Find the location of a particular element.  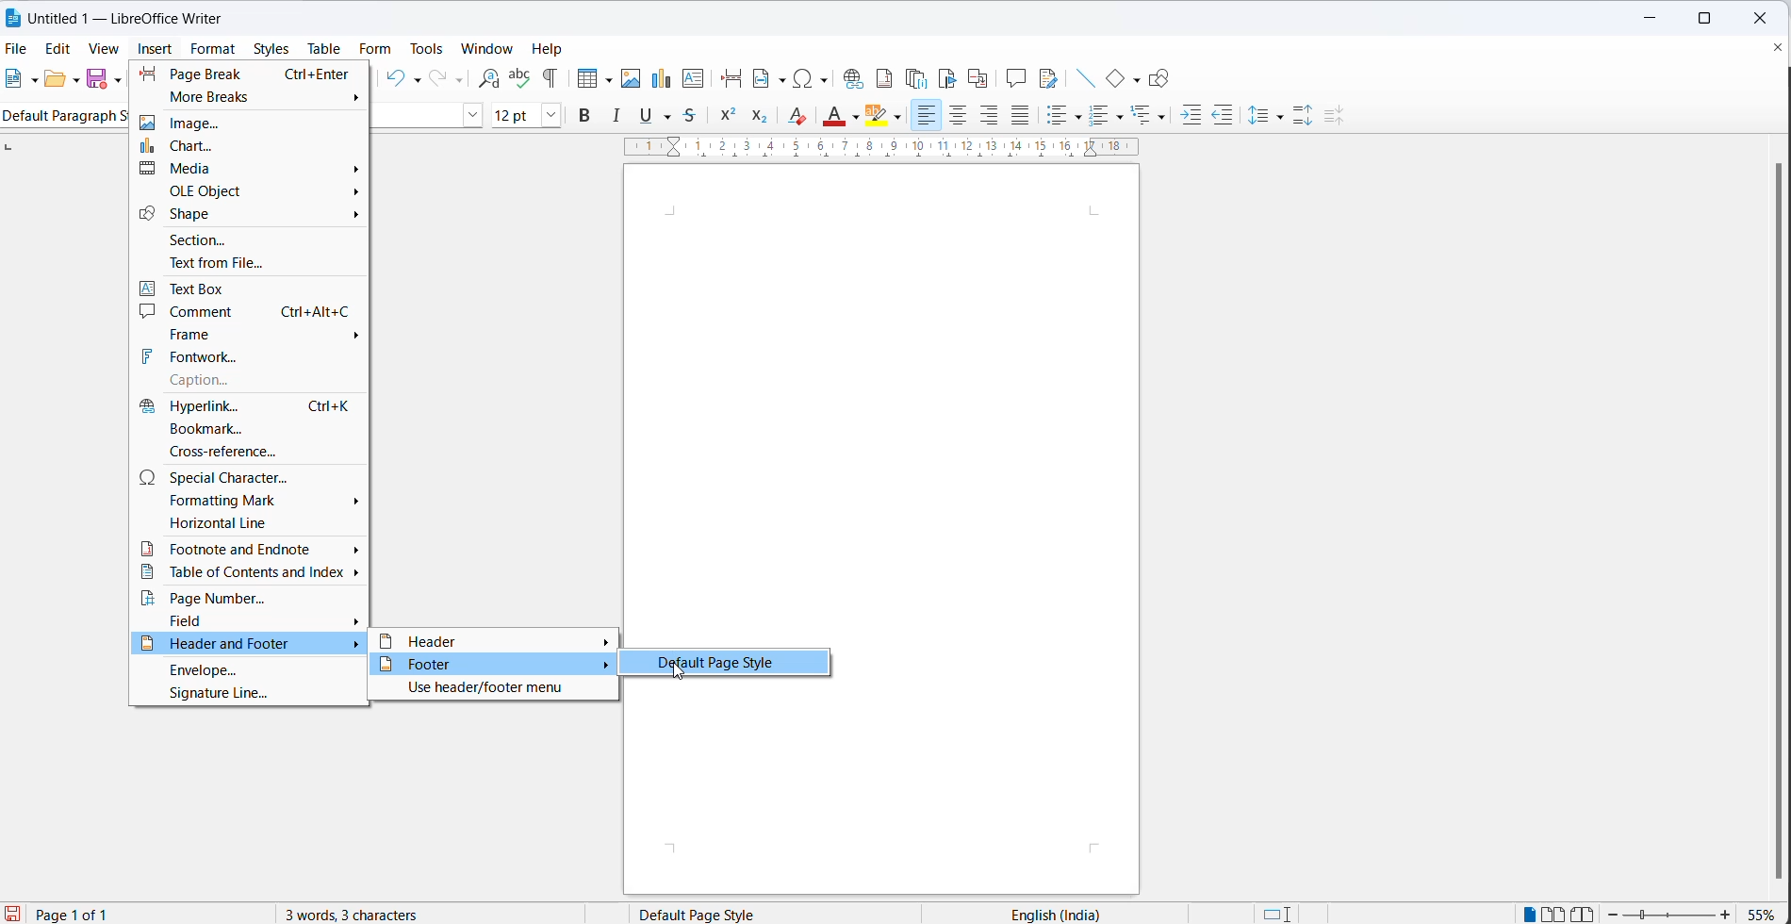

save as is located at coordinates (118, 80).